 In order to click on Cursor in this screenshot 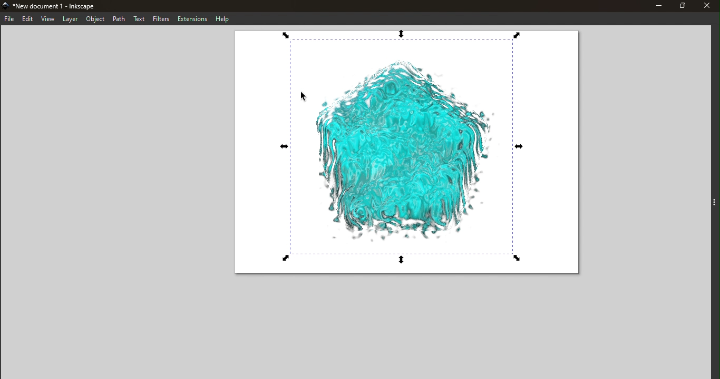, I will do `click(303, 97)`.